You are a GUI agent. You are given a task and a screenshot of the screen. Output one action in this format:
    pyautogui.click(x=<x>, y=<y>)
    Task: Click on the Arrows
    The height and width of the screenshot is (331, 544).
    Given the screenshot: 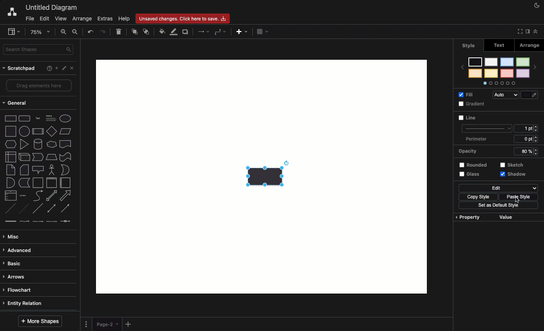 What is the action you would take?
    pyautogui.click(x=202, y=31)
    